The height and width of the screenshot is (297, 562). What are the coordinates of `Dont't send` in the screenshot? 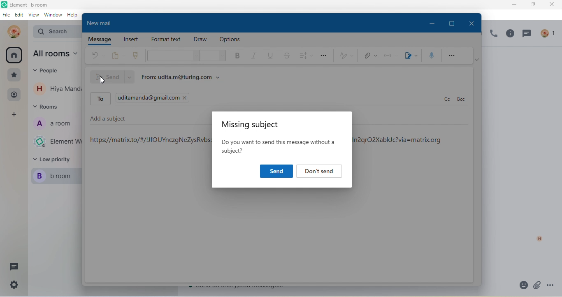 It's located at (317, 171).